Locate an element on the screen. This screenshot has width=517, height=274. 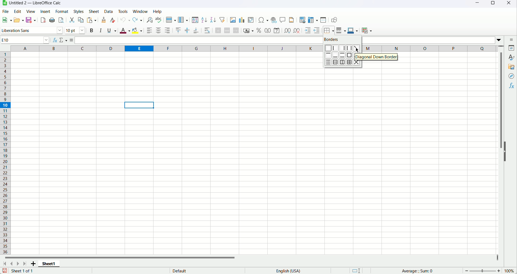
Border color is located at coordinates (353, 31).